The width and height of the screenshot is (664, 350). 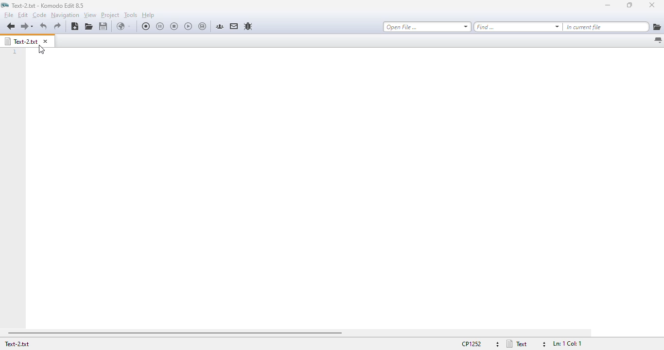 I want to click on cursor, so click(x=41, y=50).